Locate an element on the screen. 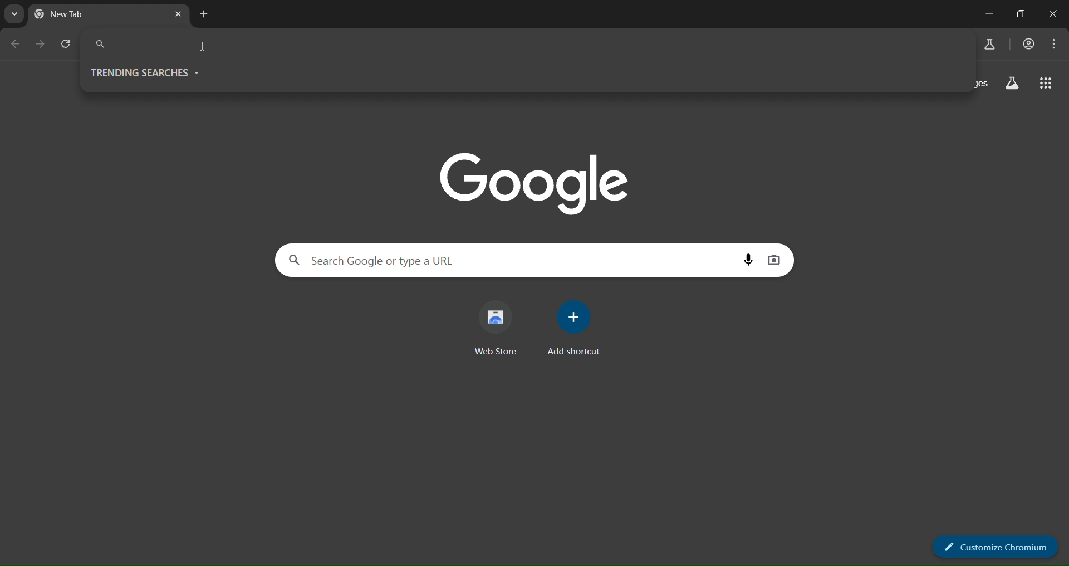 Image resolution: width=1069 pixels, height=566 pixels. web store is located at coordinates (499, 328).